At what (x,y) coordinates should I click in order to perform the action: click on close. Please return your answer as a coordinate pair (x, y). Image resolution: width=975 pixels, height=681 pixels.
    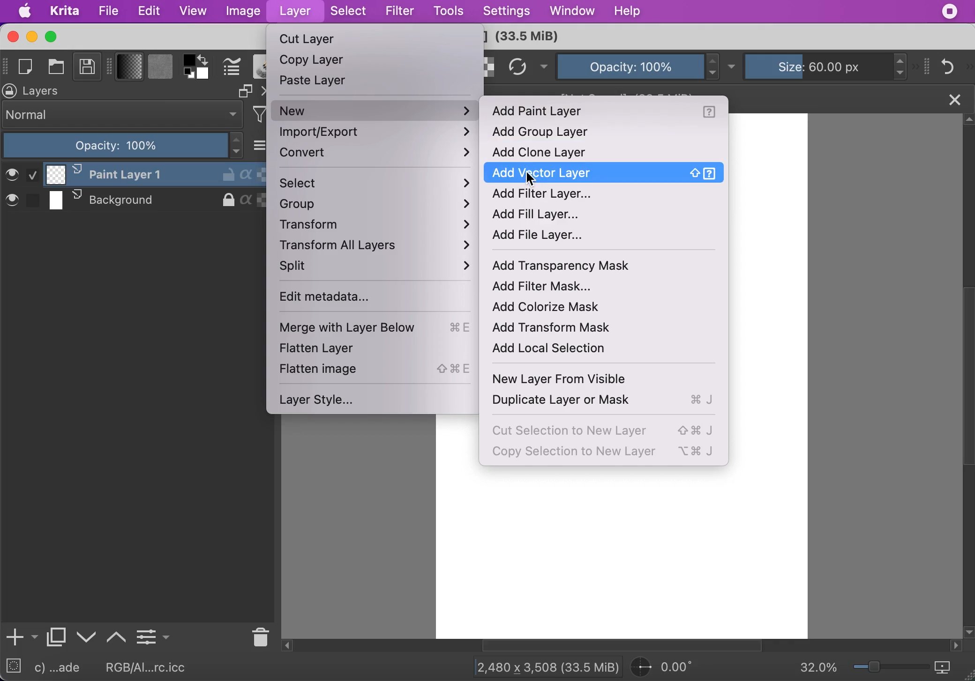
    Looking at the image, I should click on (953, 98).